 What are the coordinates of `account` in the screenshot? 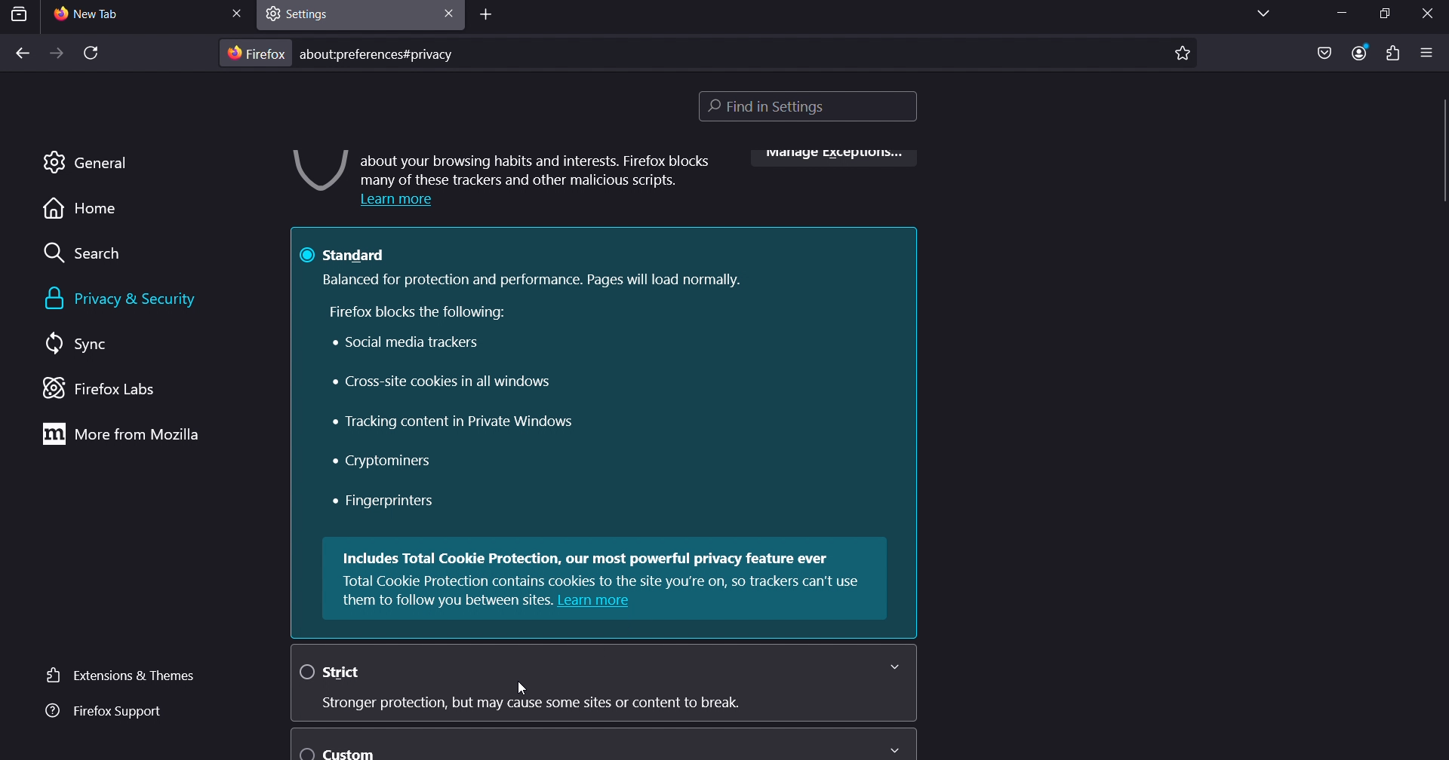 It's located at (1359, 51).